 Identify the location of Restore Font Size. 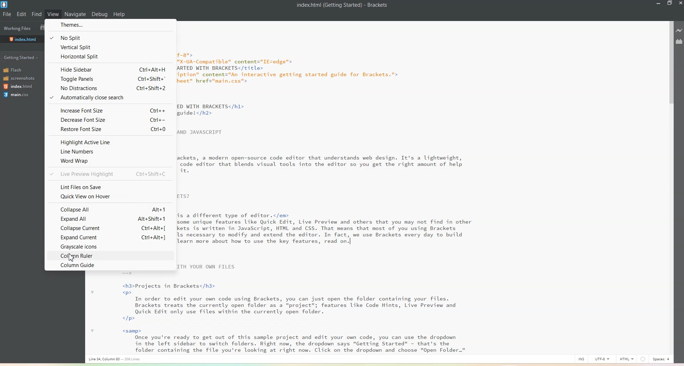
(109, 129).